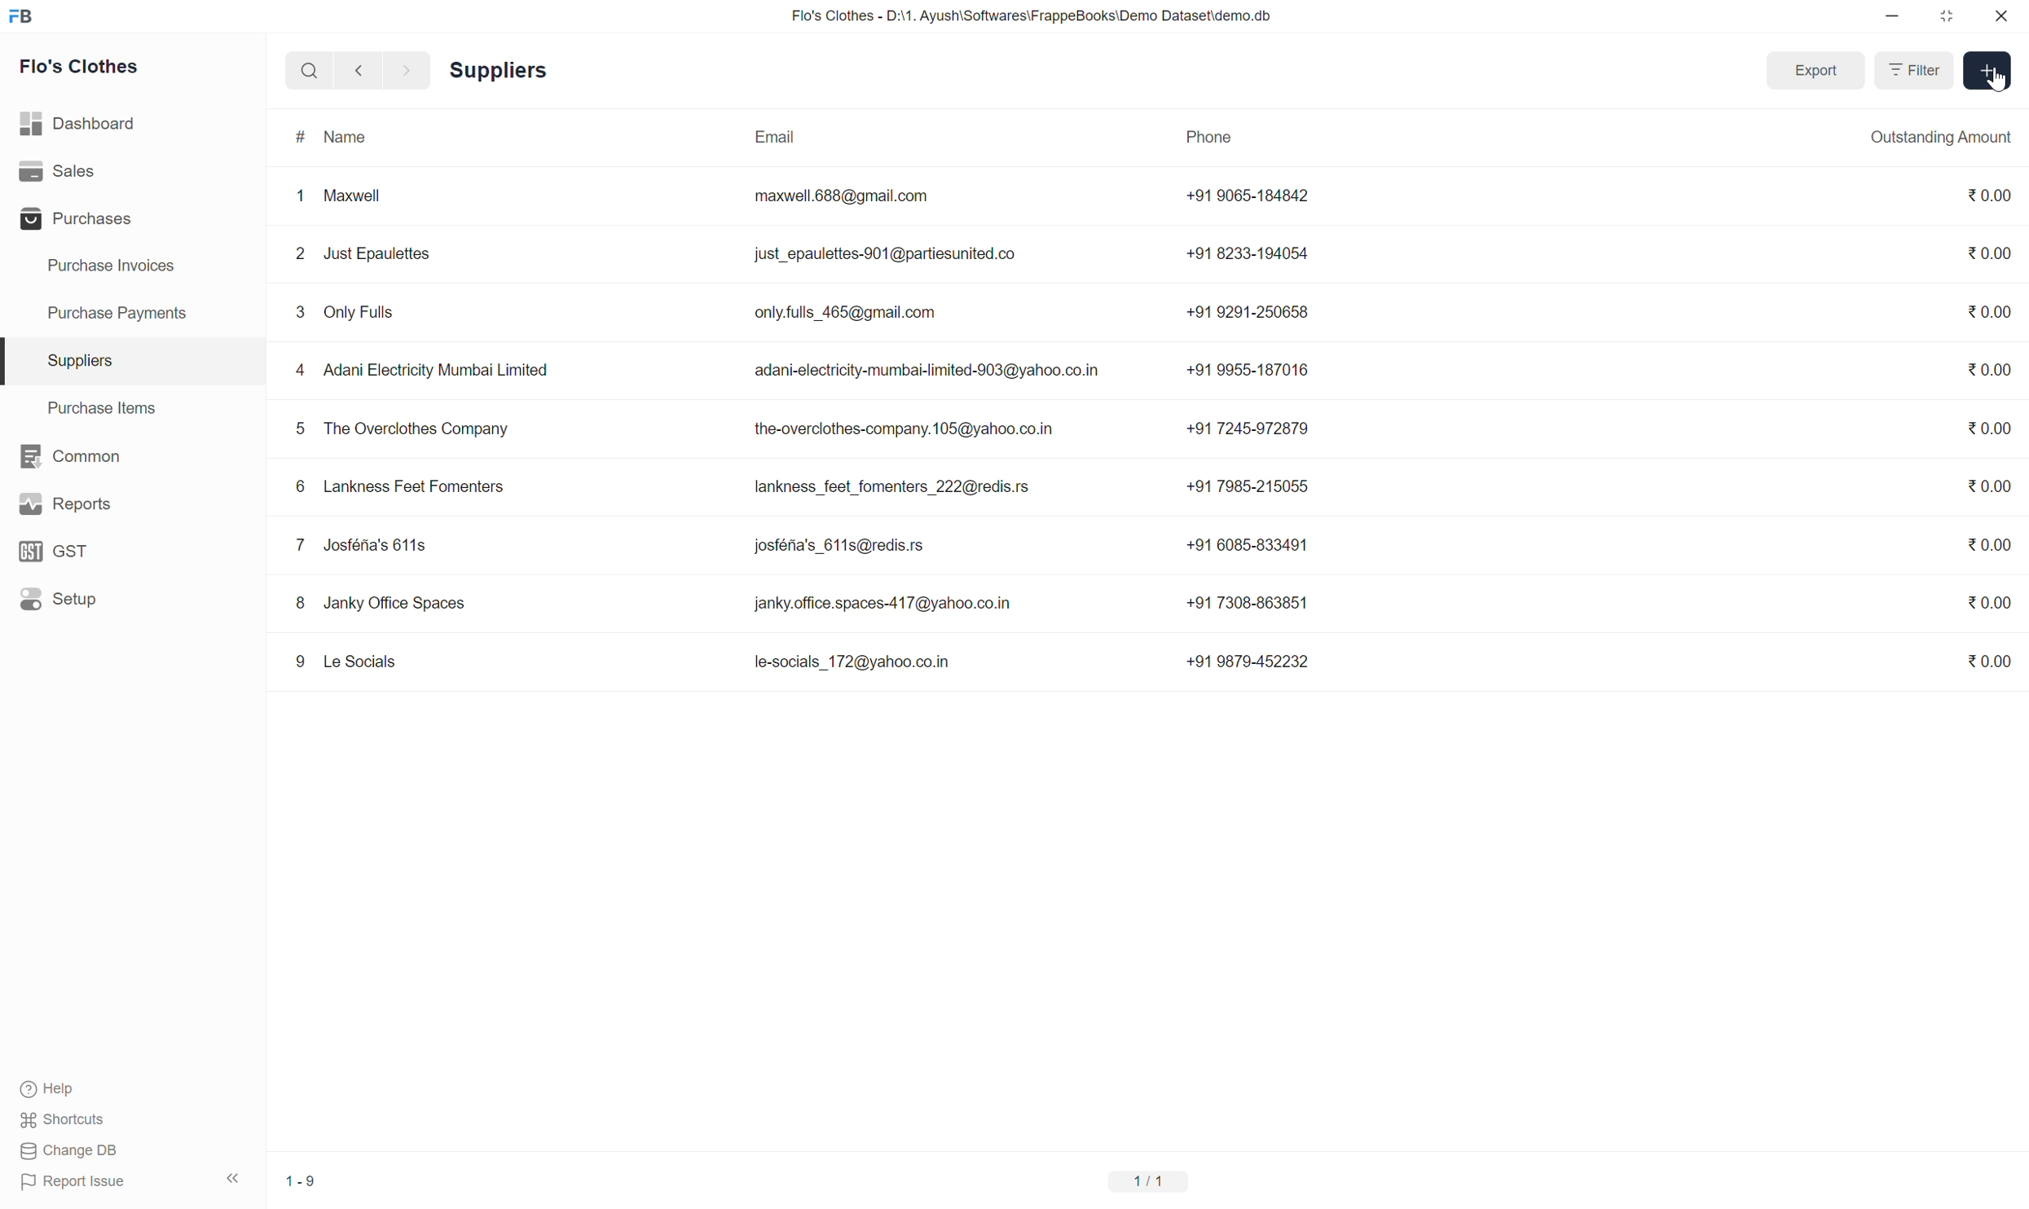  What do you see at coordinates (131, 551) in the screenshot?
I see `GST` at bounding box center [131, 551].